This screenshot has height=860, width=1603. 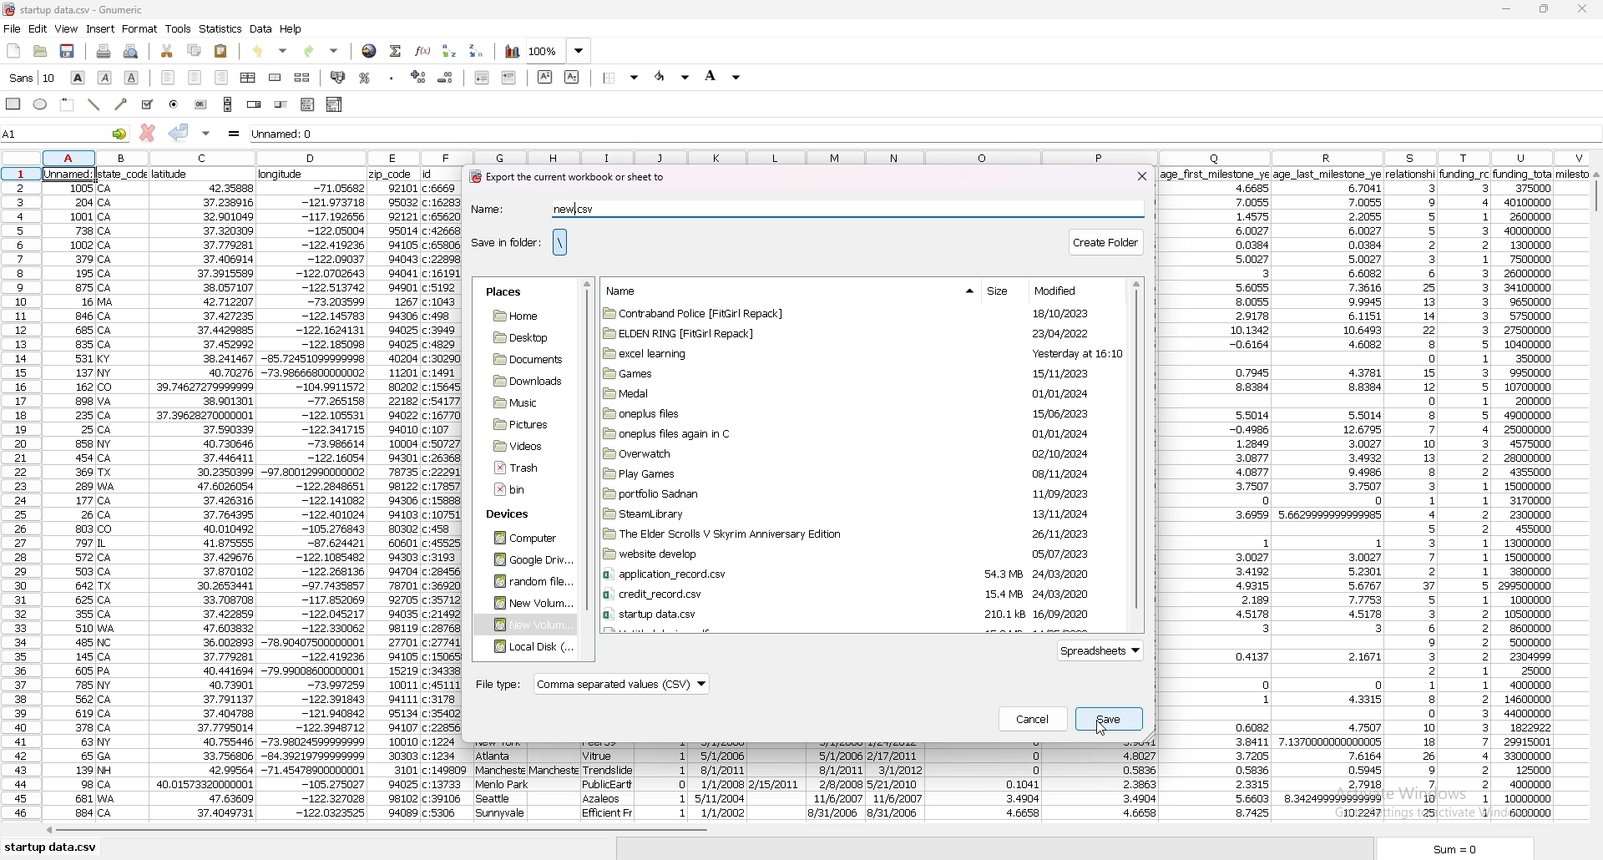 I want to click on zoom, so click(x=560, y=52).